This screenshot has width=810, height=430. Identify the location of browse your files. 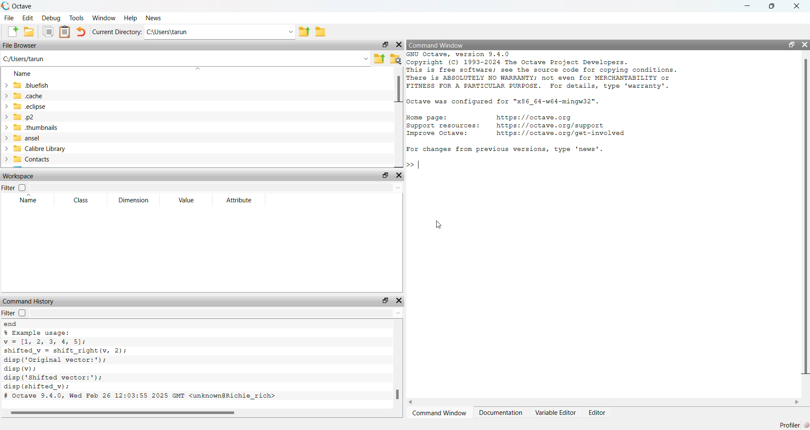
(396, 59).